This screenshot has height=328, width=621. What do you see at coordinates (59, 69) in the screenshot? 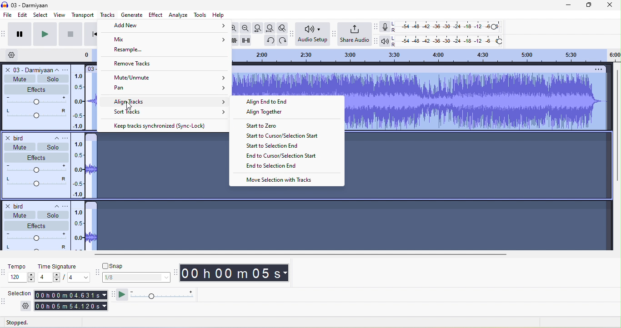
I see `collapse` at bounding box center [59, 69].